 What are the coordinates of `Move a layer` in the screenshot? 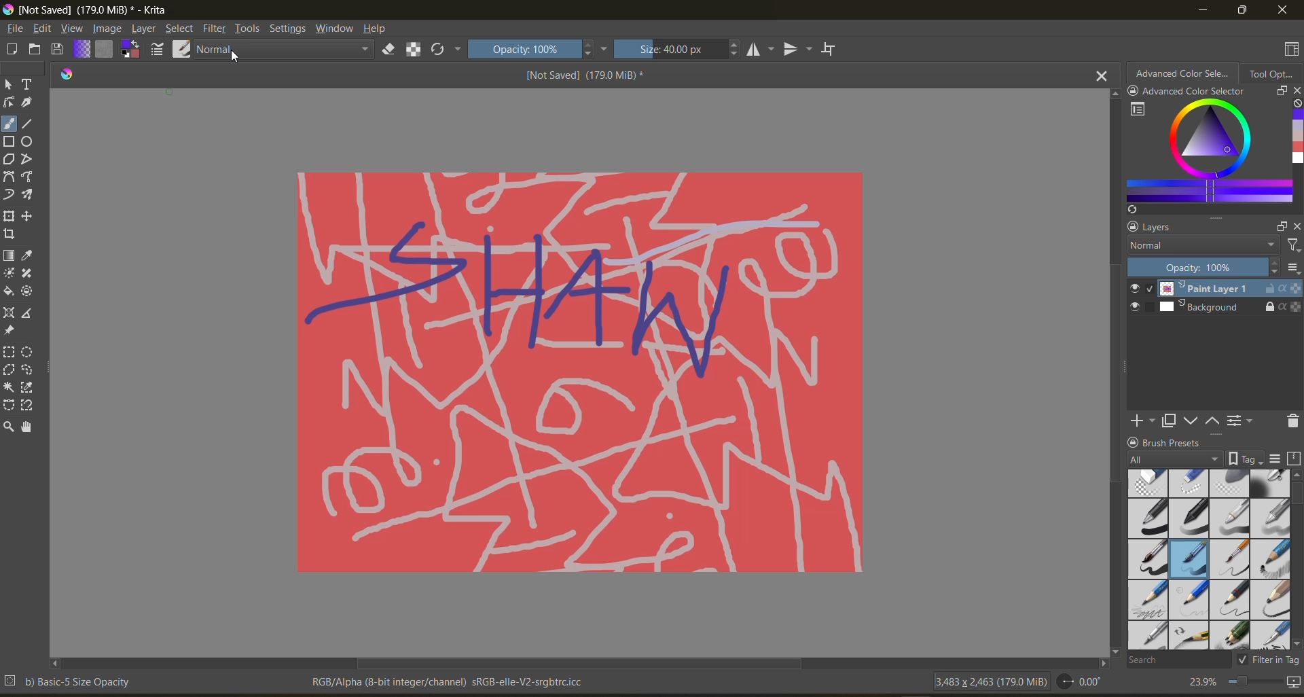 It's located at (30, 215).